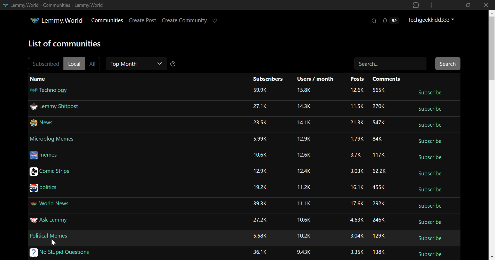 Image resolution: width=495 pixels, height=260 pixels. Describe the element at coordinates (43, 156) in the screenshot. I see `memes` at that location.